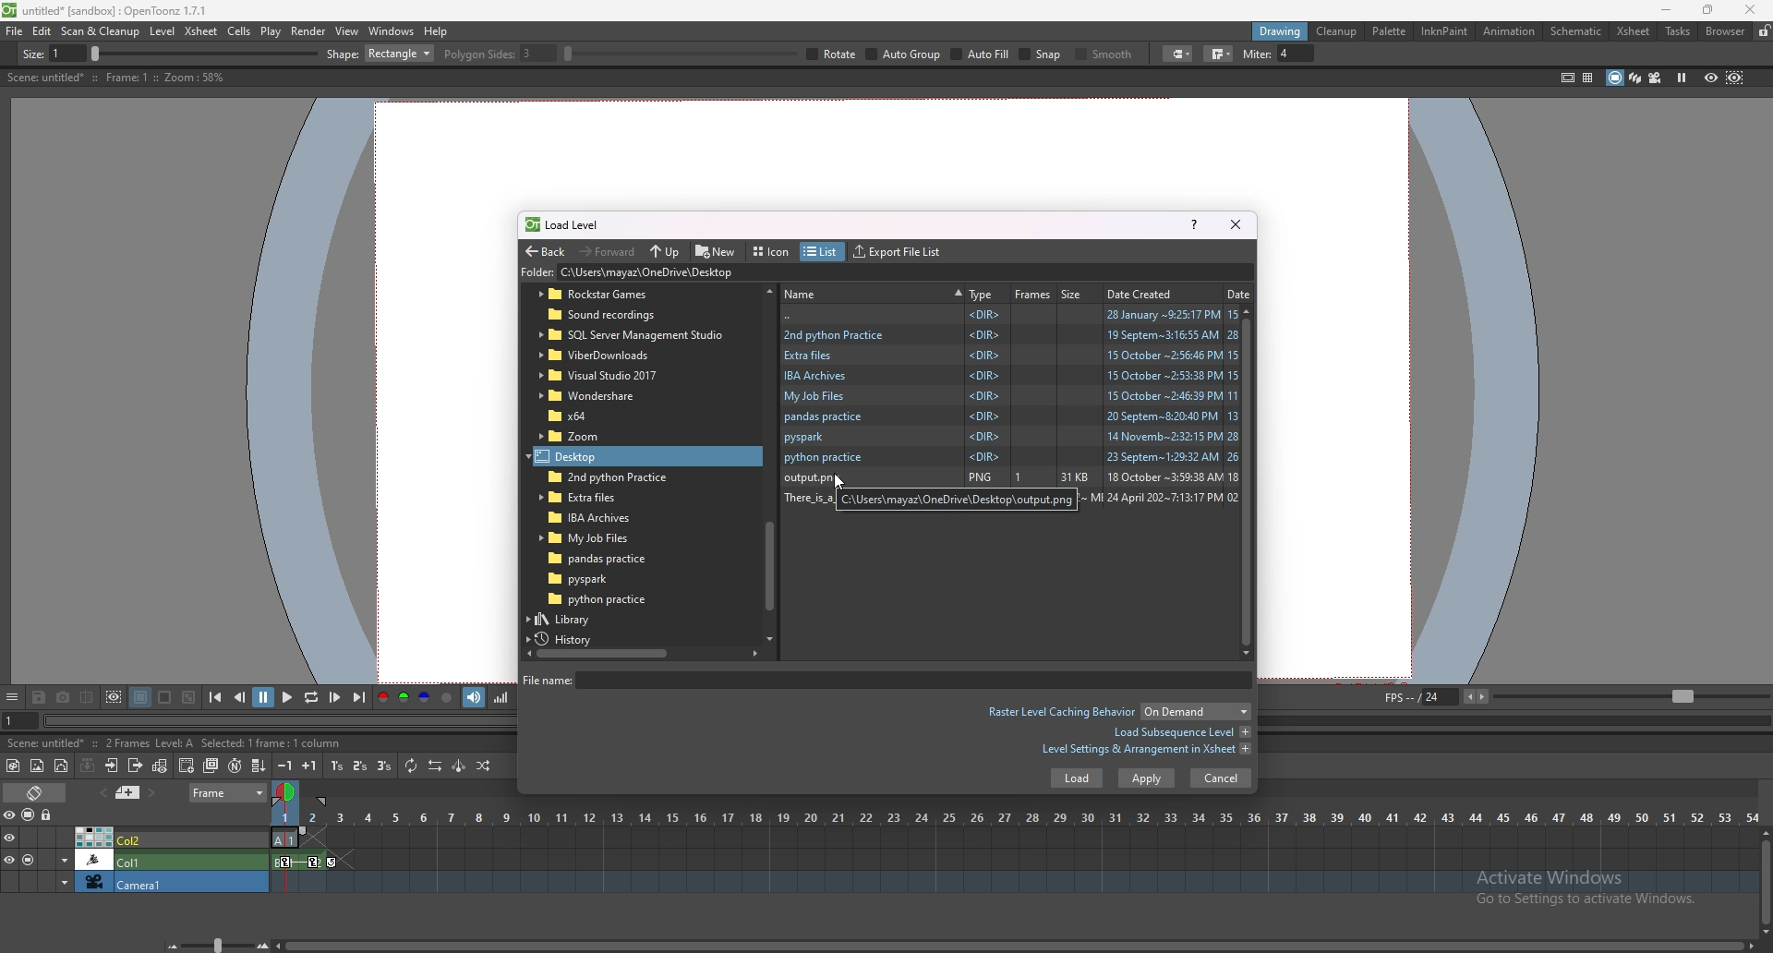  Describe the element at coordinates (1076, 293) in the screenshot. I see `size` at that location.